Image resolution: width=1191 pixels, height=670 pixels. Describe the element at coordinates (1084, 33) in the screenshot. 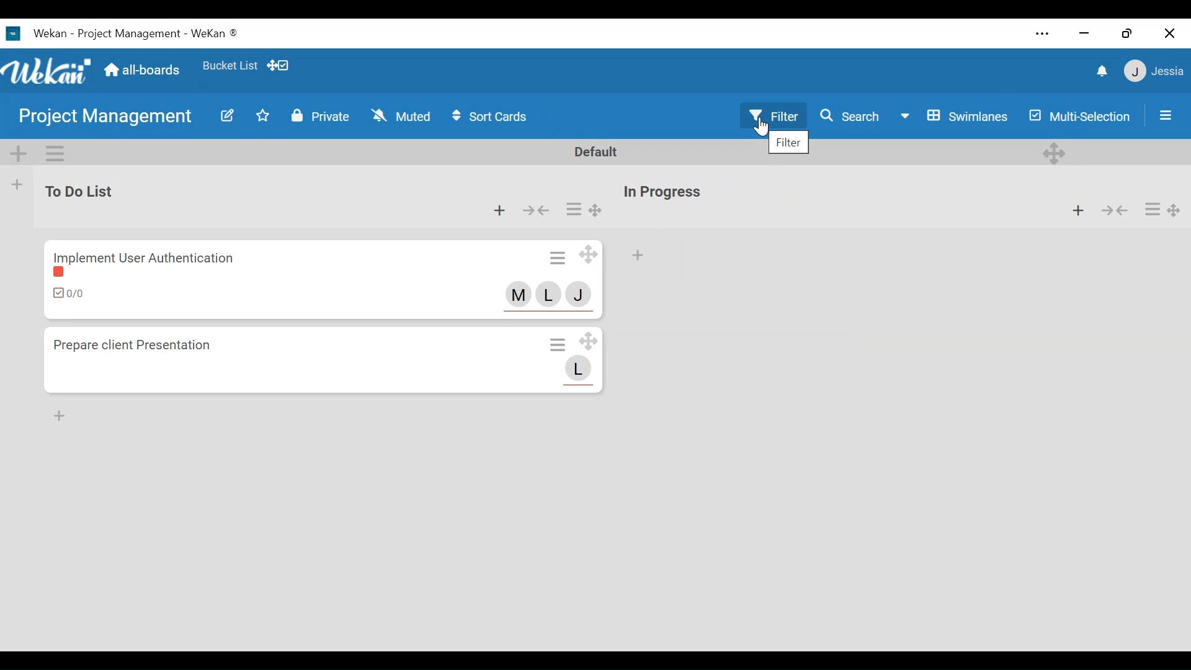

I see `minimize` at that location.